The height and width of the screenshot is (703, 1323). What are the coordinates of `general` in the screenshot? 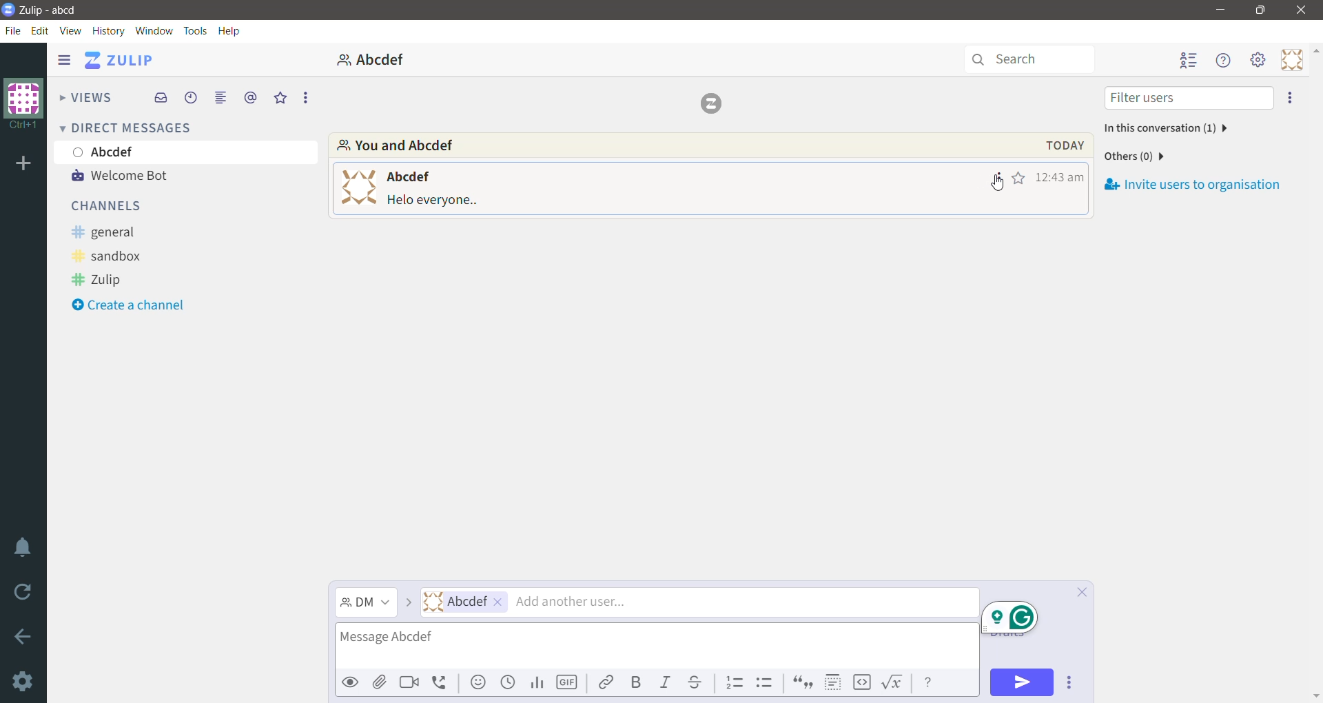 It's located at (114, 231).